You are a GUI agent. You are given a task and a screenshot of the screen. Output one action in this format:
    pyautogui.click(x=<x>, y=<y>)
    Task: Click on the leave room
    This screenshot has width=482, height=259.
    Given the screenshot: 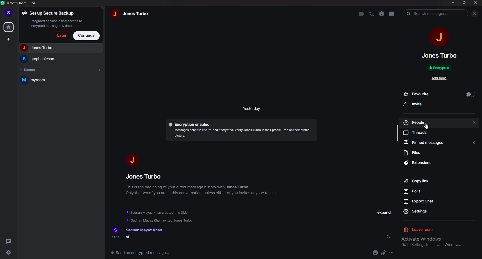 What is the action you would take?
    pyautogui.click(x=440, y=229)
    